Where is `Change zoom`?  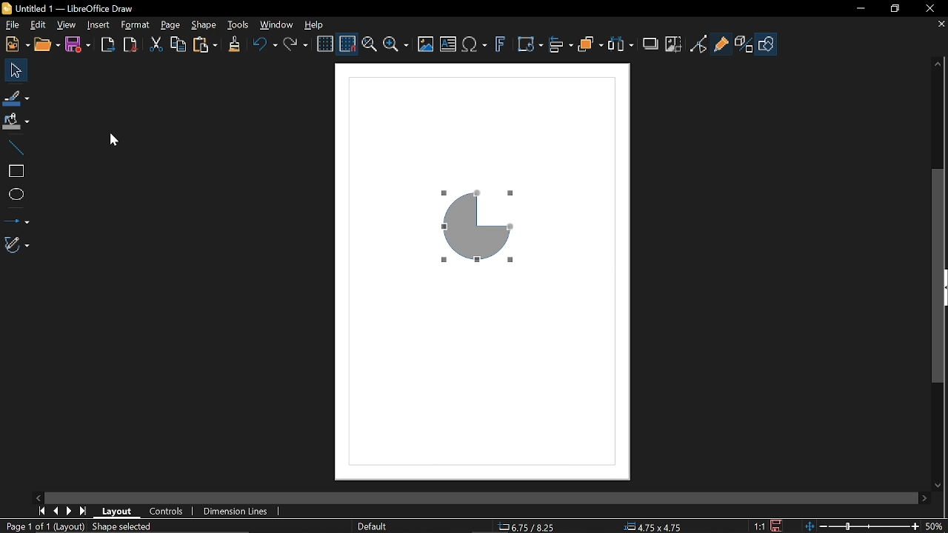 Change zoom is located at coordinates (861, 526).